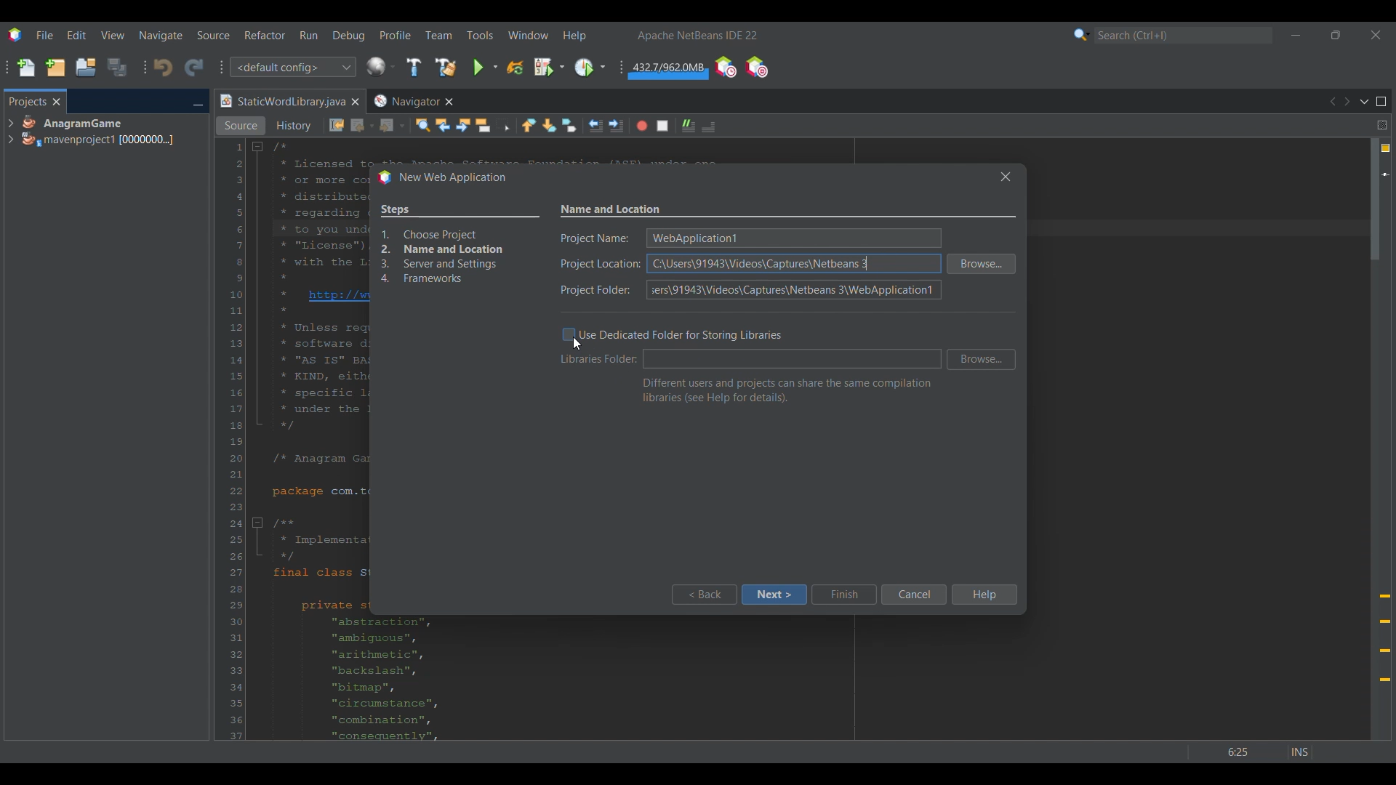 This screenshot has width=1396, height=785. Describe the element at coordinates (117, 67) in the screenshot. I see `Save all` at that location.